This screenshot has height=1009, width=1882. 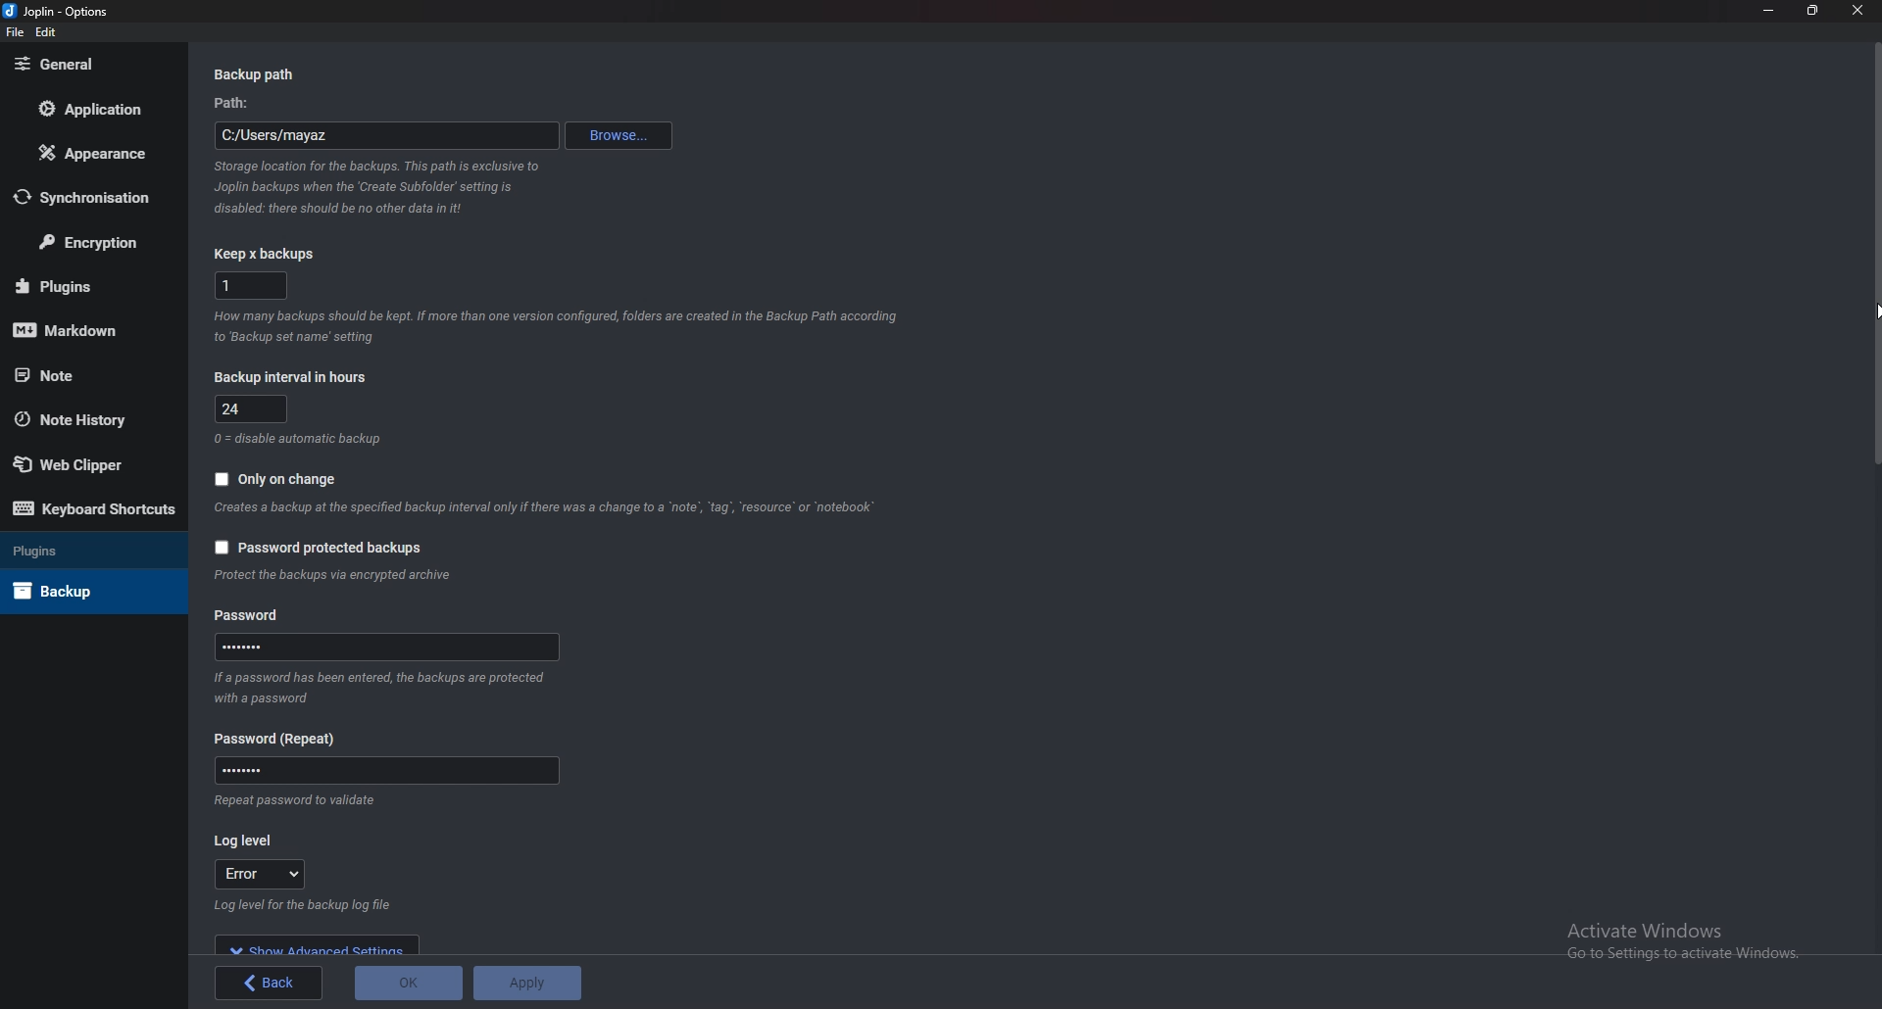 What do you see at coordinates (287, 477) in the screenshot?
I see `Only on change` at bounding box center [287, 477].